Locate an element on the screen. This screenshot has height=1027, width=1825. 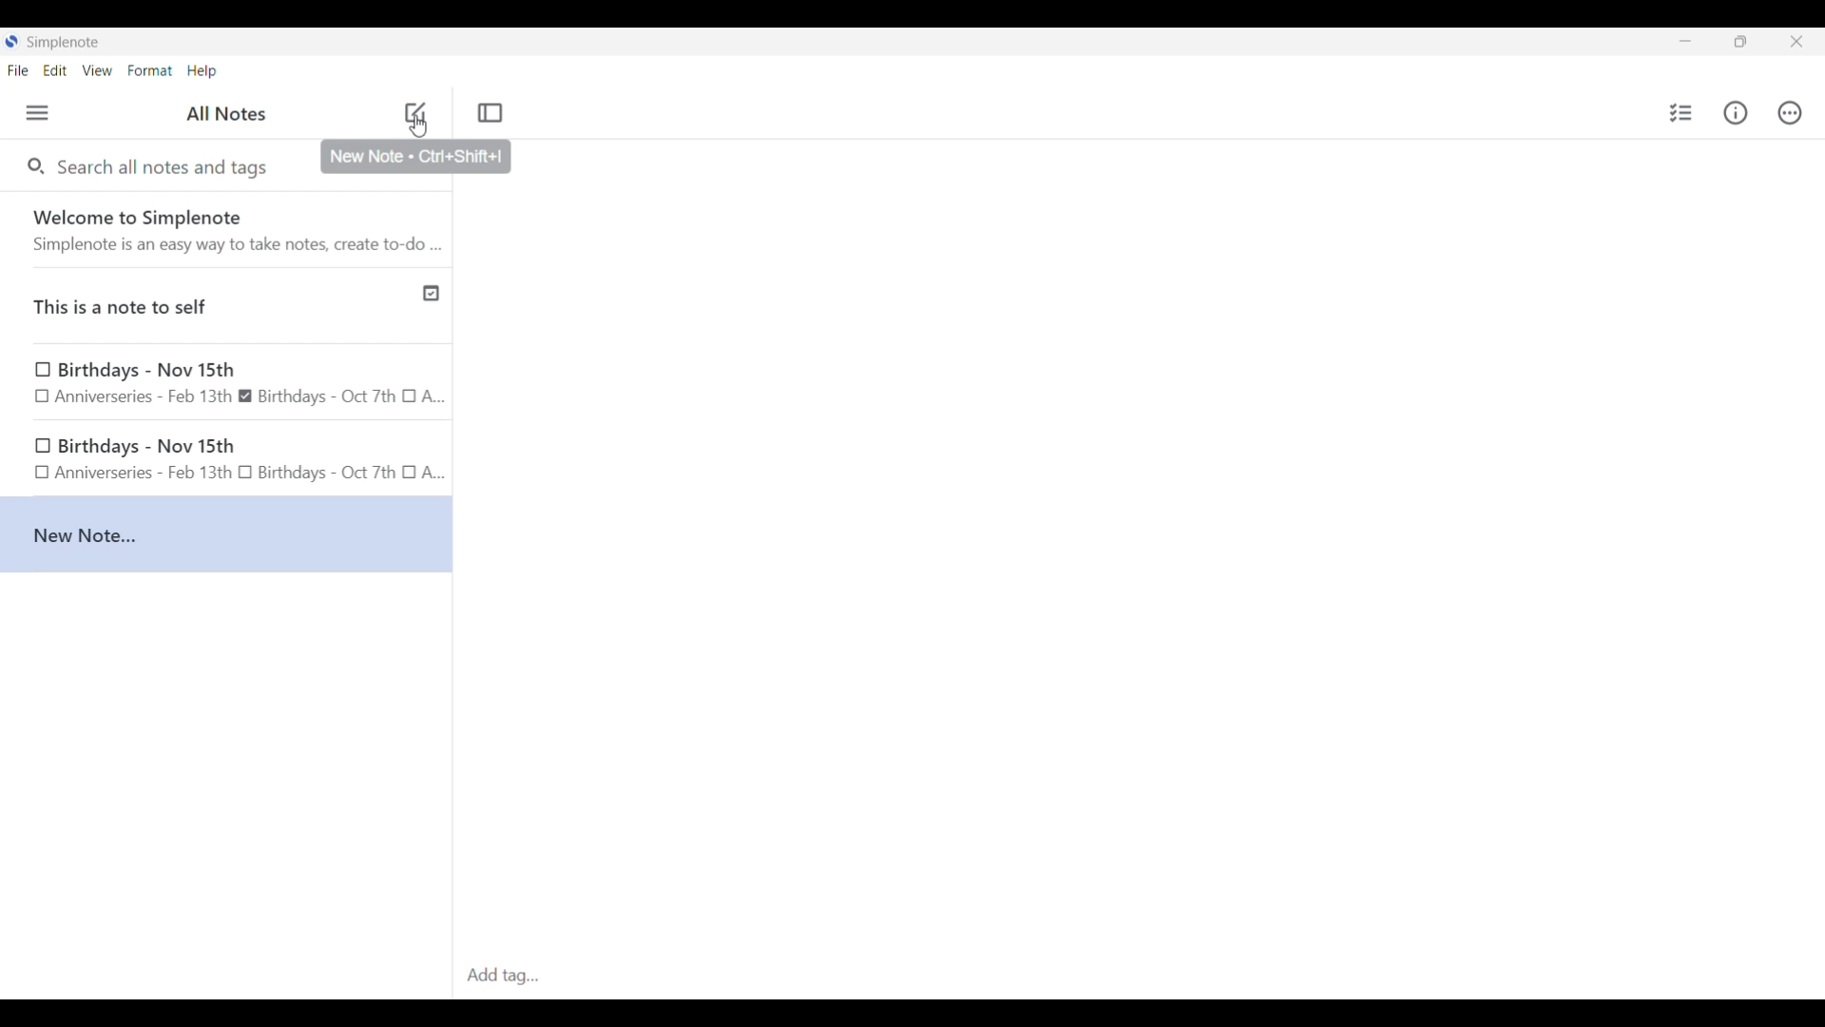
Help menu is located at coordinates (202, 70).